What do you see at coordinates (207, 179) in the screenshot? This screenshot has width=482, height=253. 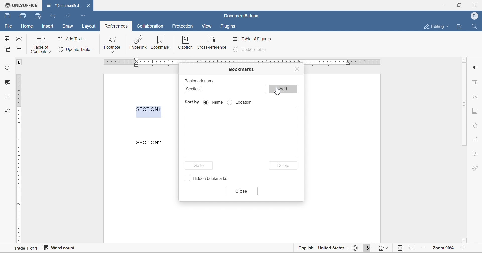 I see `hidden bookmarks` at bounding box center [207, 179].